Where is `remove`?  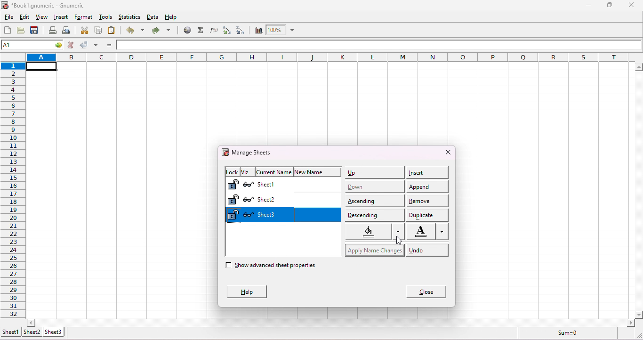 remove is located at coordinates (429, 200).